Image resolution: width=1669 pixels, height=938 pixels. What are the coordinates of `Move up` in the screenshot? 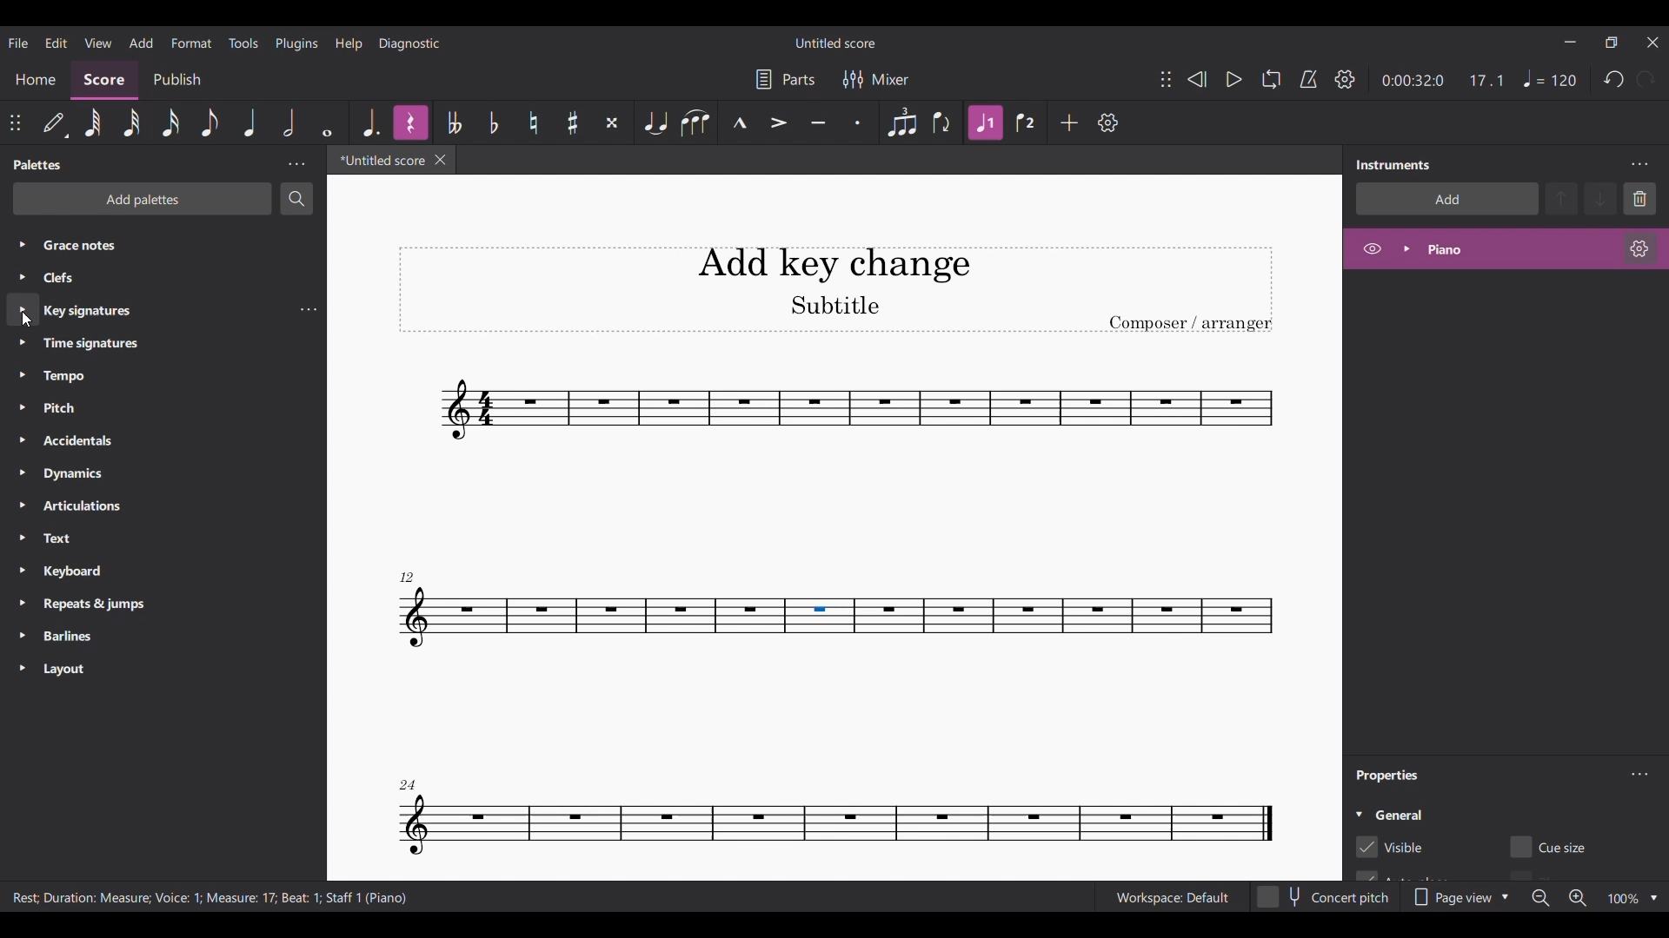 It's located at (1562, 199).